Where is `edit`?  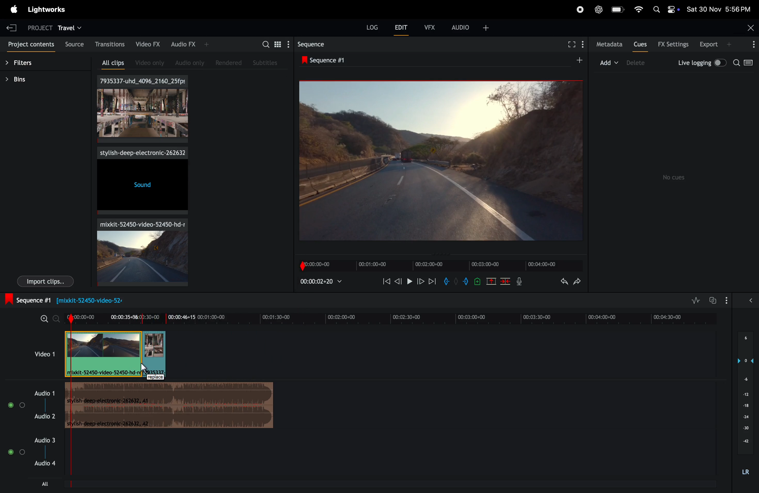
edit is located at coordinates (399, 28).